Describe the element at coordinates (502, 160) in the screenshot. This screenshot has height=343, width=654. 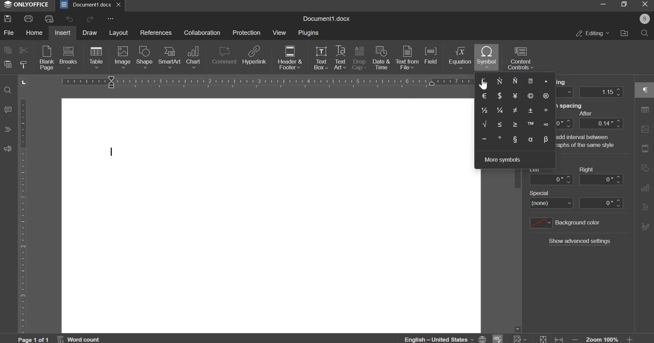
I see `more symbols` at that location.